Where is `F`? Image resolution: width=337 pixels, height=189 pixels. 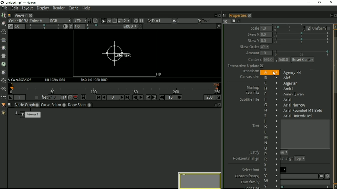 F is located at coordinates (270, 100).